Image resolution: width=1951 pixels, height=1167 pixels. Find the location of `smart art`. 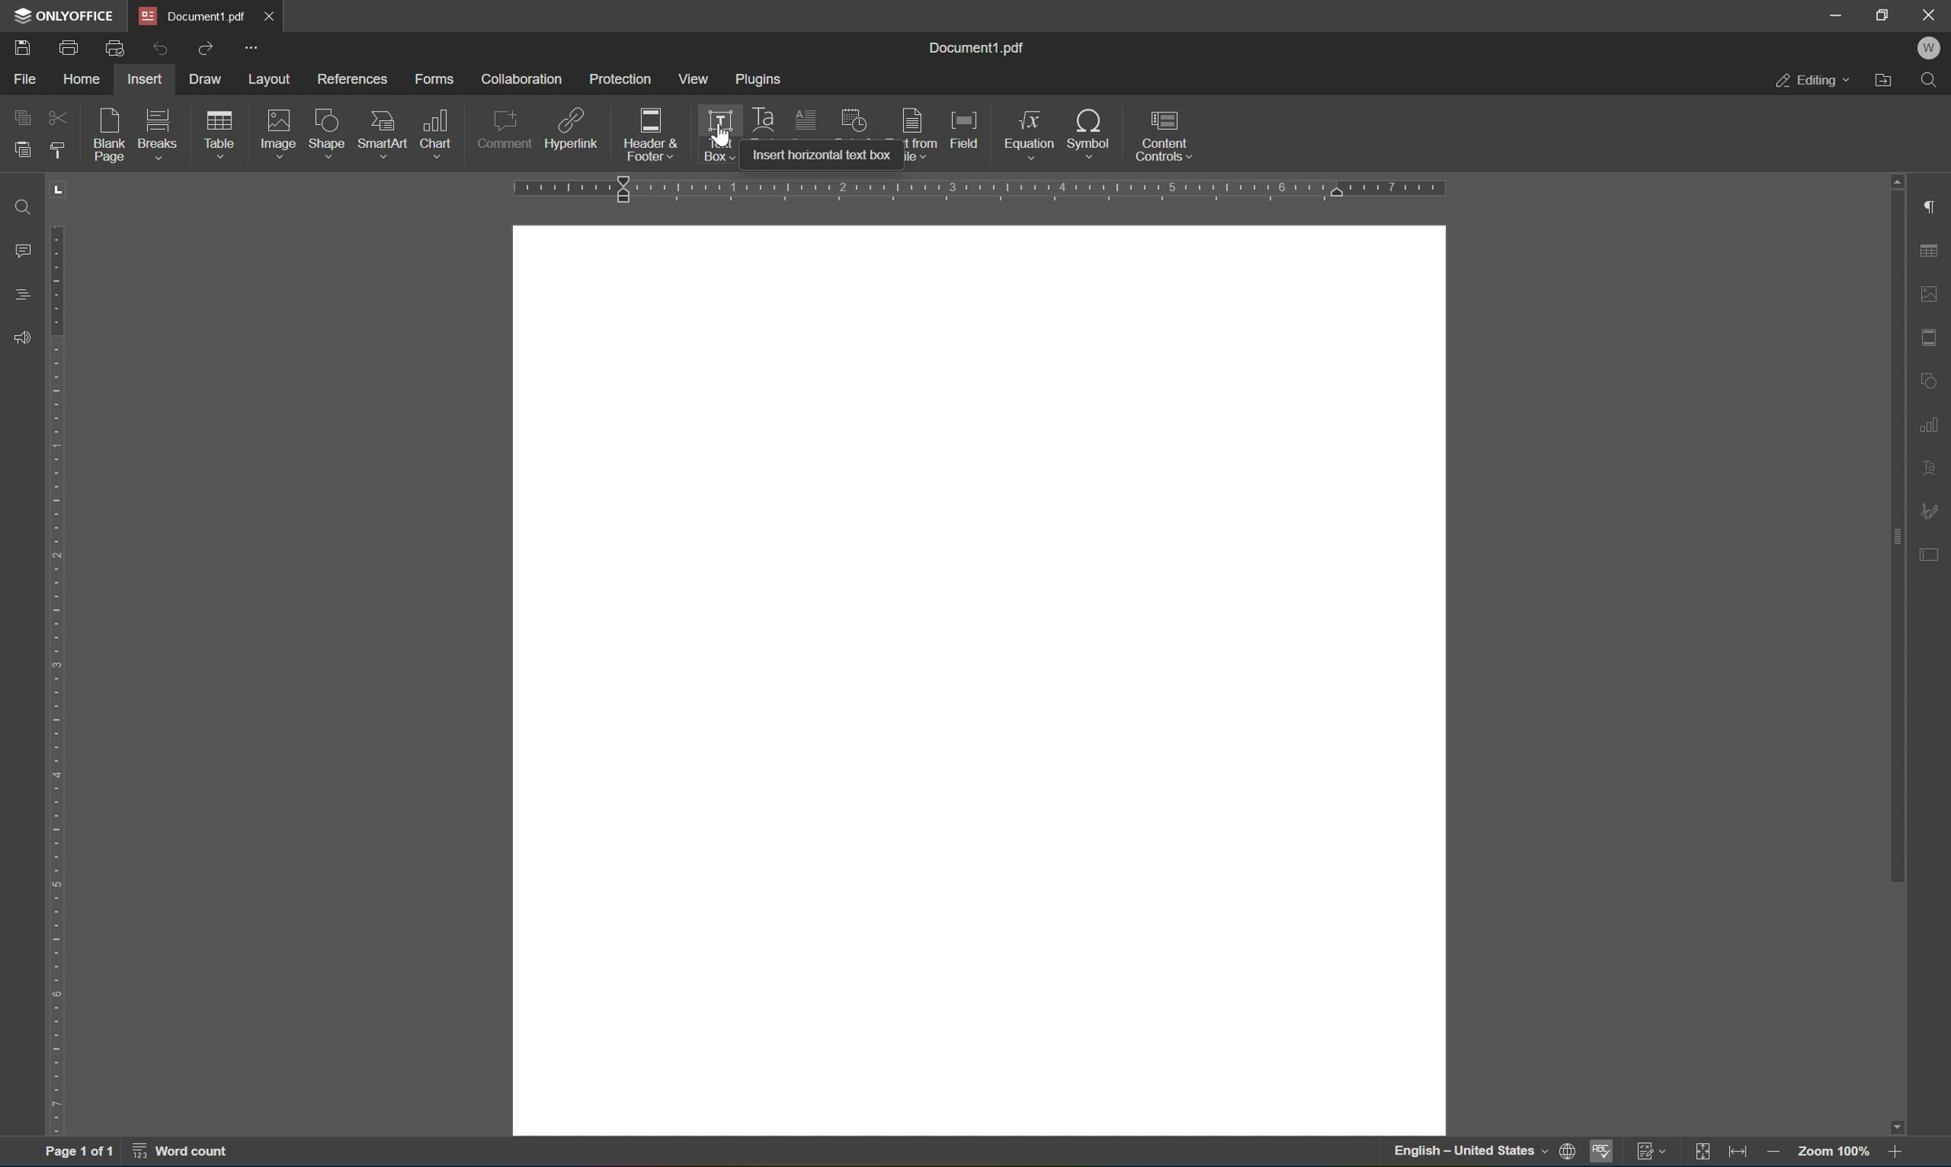

smart art is located at coordinates (385, 134).